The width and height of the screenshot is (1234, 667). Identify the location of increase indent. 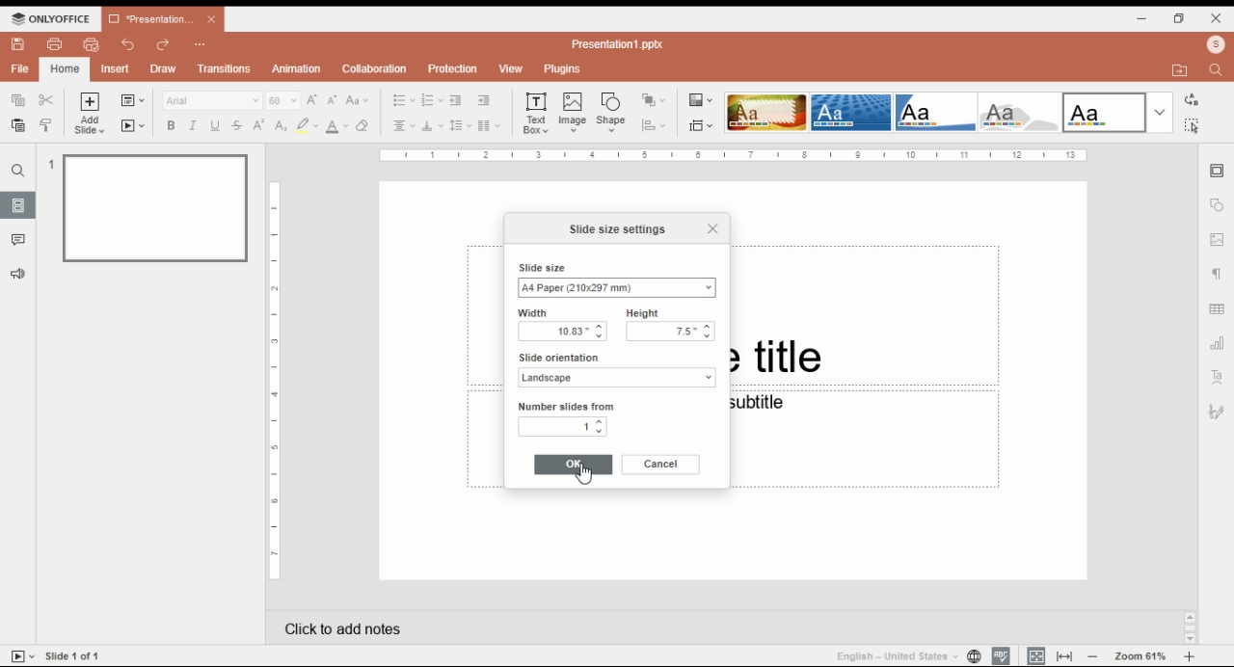
(483, 100).